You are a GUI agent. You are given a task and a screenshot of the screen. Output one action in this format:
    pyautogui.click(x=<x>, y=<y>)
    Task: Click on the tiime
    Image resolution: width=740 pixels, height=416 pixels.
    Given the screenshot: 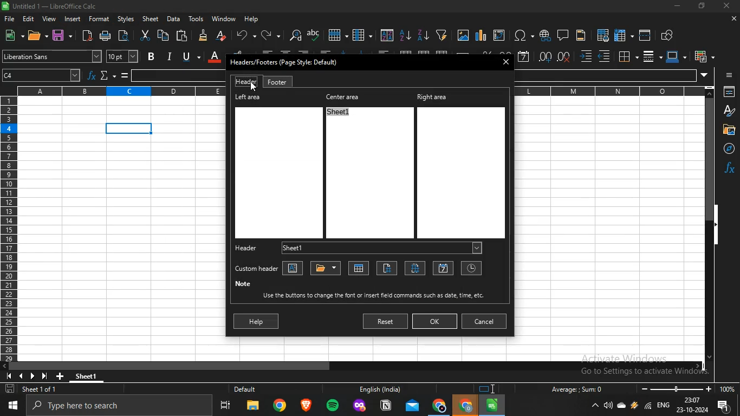 What is the action you would take?
    pyautogui.click(x=470, y=268)
    